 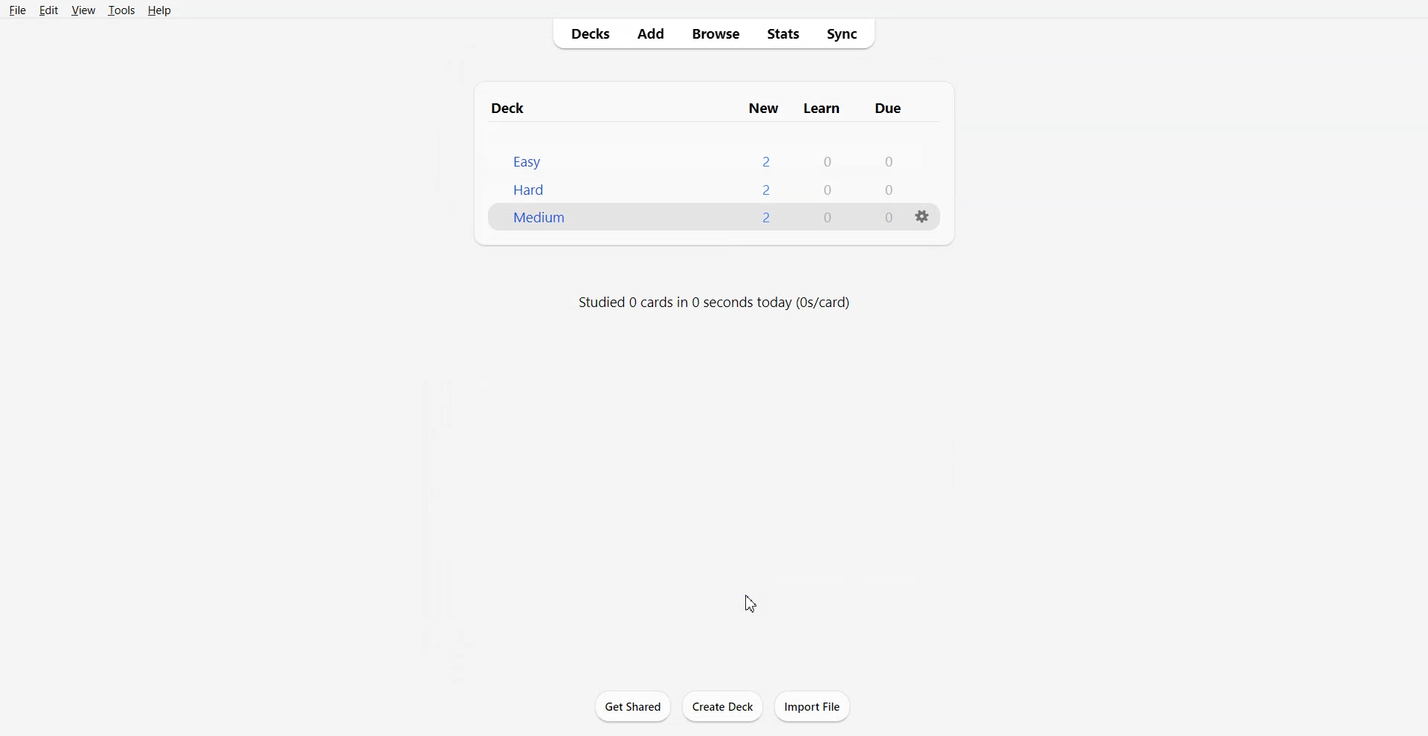 What do you see at coordinates (83, 10) in the screenshot?
I see `View` at bounding box center [83, 10].